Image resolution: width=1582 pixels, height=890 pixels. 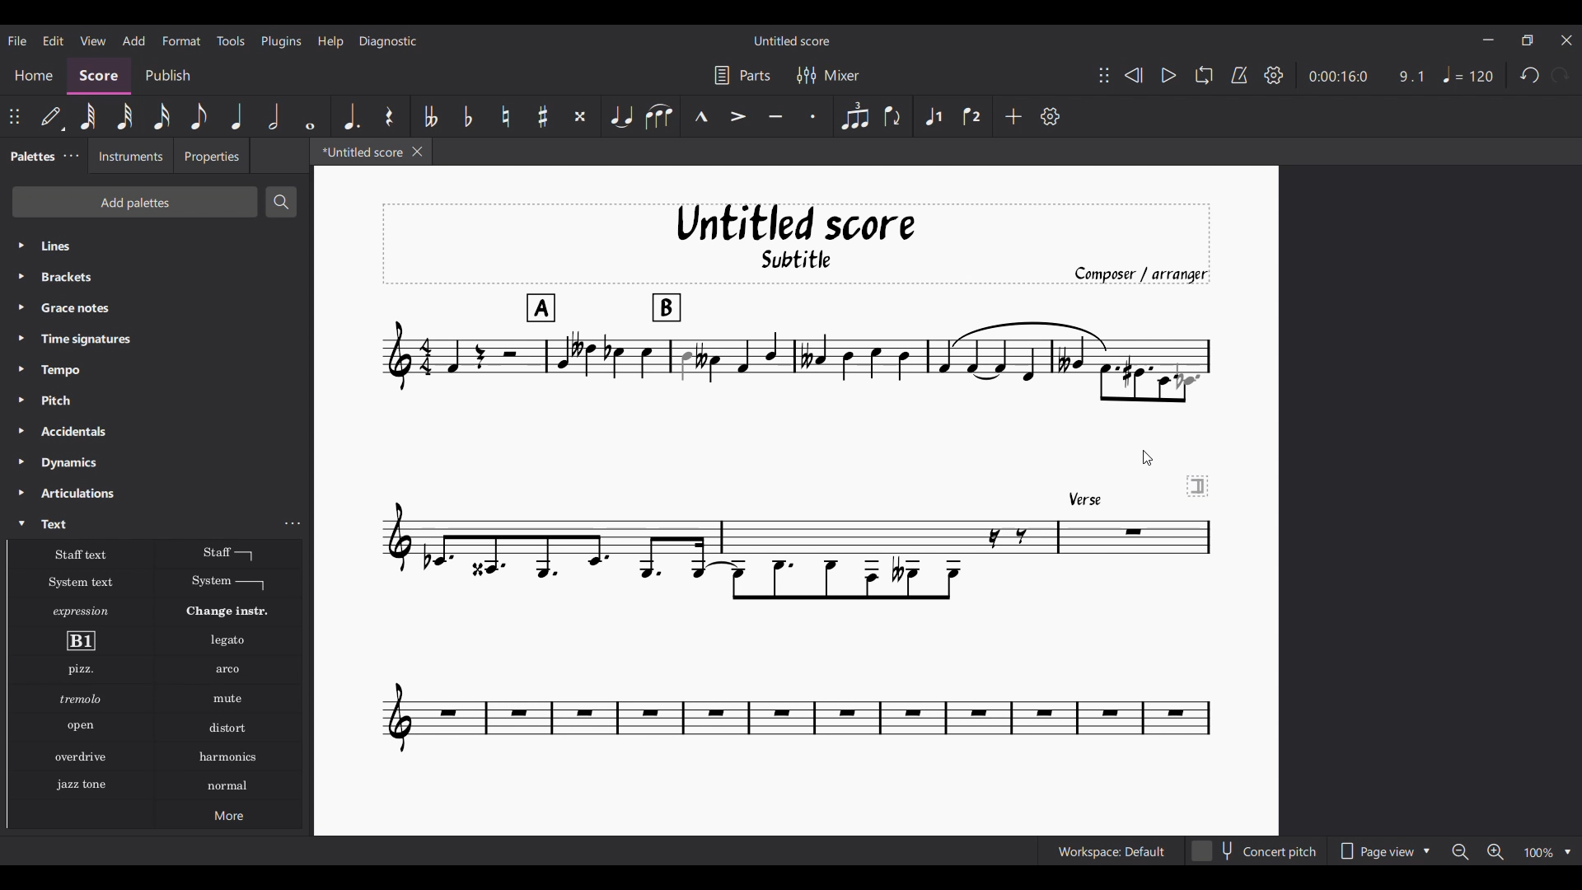 What do you see at coordinates (161, 116) in the screenshot?
I see `16th note` at bounding box center [161, 116].